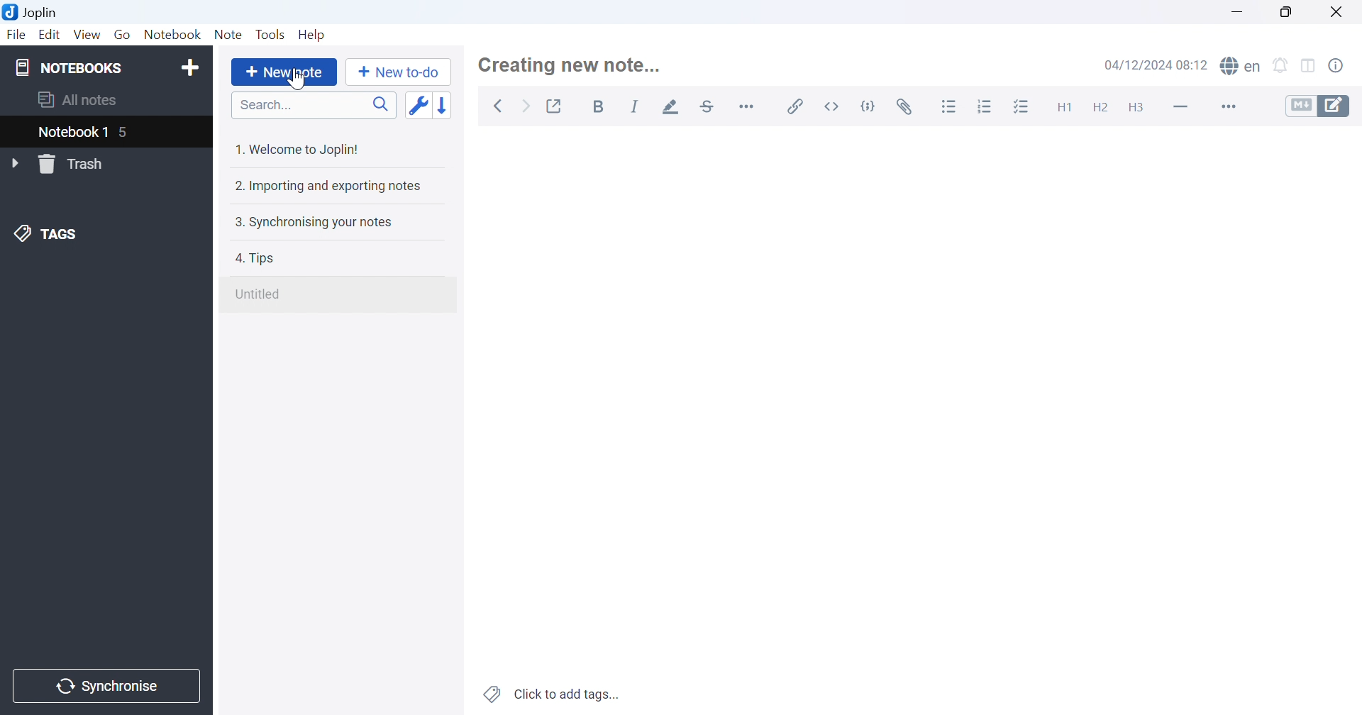 This screenshot has height=715, width=1362. Describe the element at coordinates (553, 695) in the screenshot. I see `click to add tags` at that location.